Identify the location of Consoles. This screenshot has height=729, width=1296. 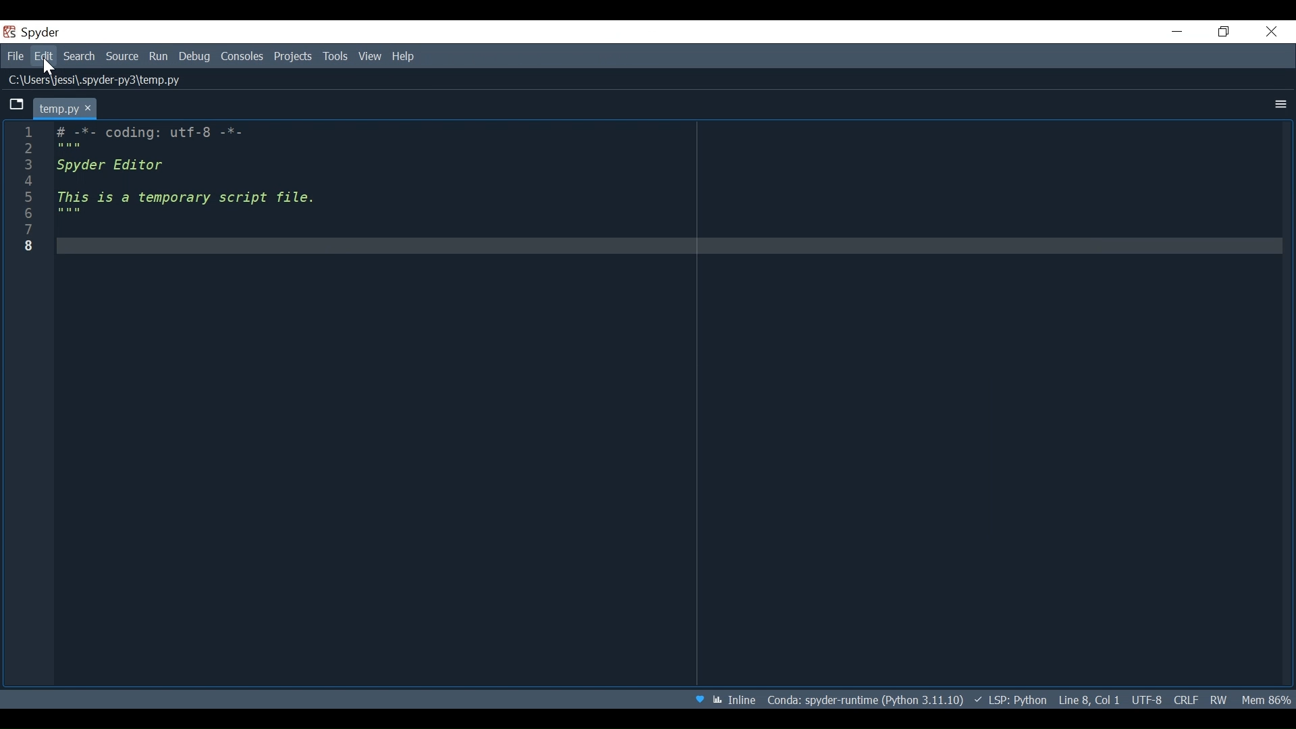
(244, 58).